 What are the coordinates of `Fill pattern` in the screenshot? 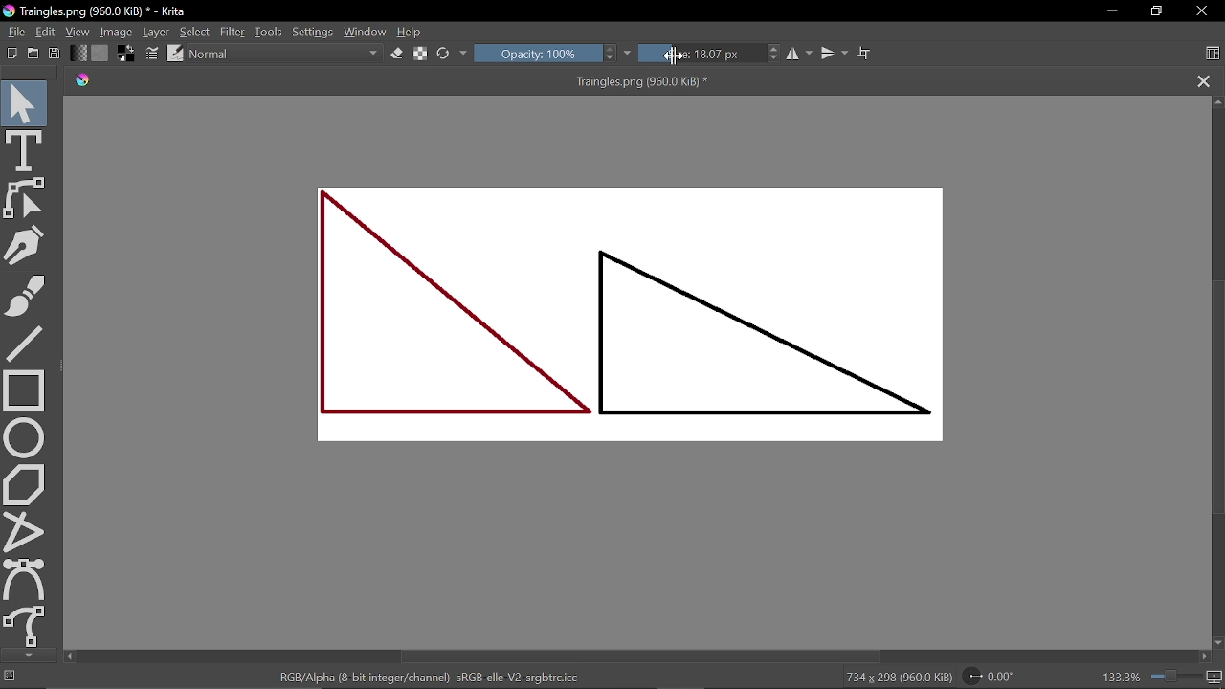 It's located at (100, 54).